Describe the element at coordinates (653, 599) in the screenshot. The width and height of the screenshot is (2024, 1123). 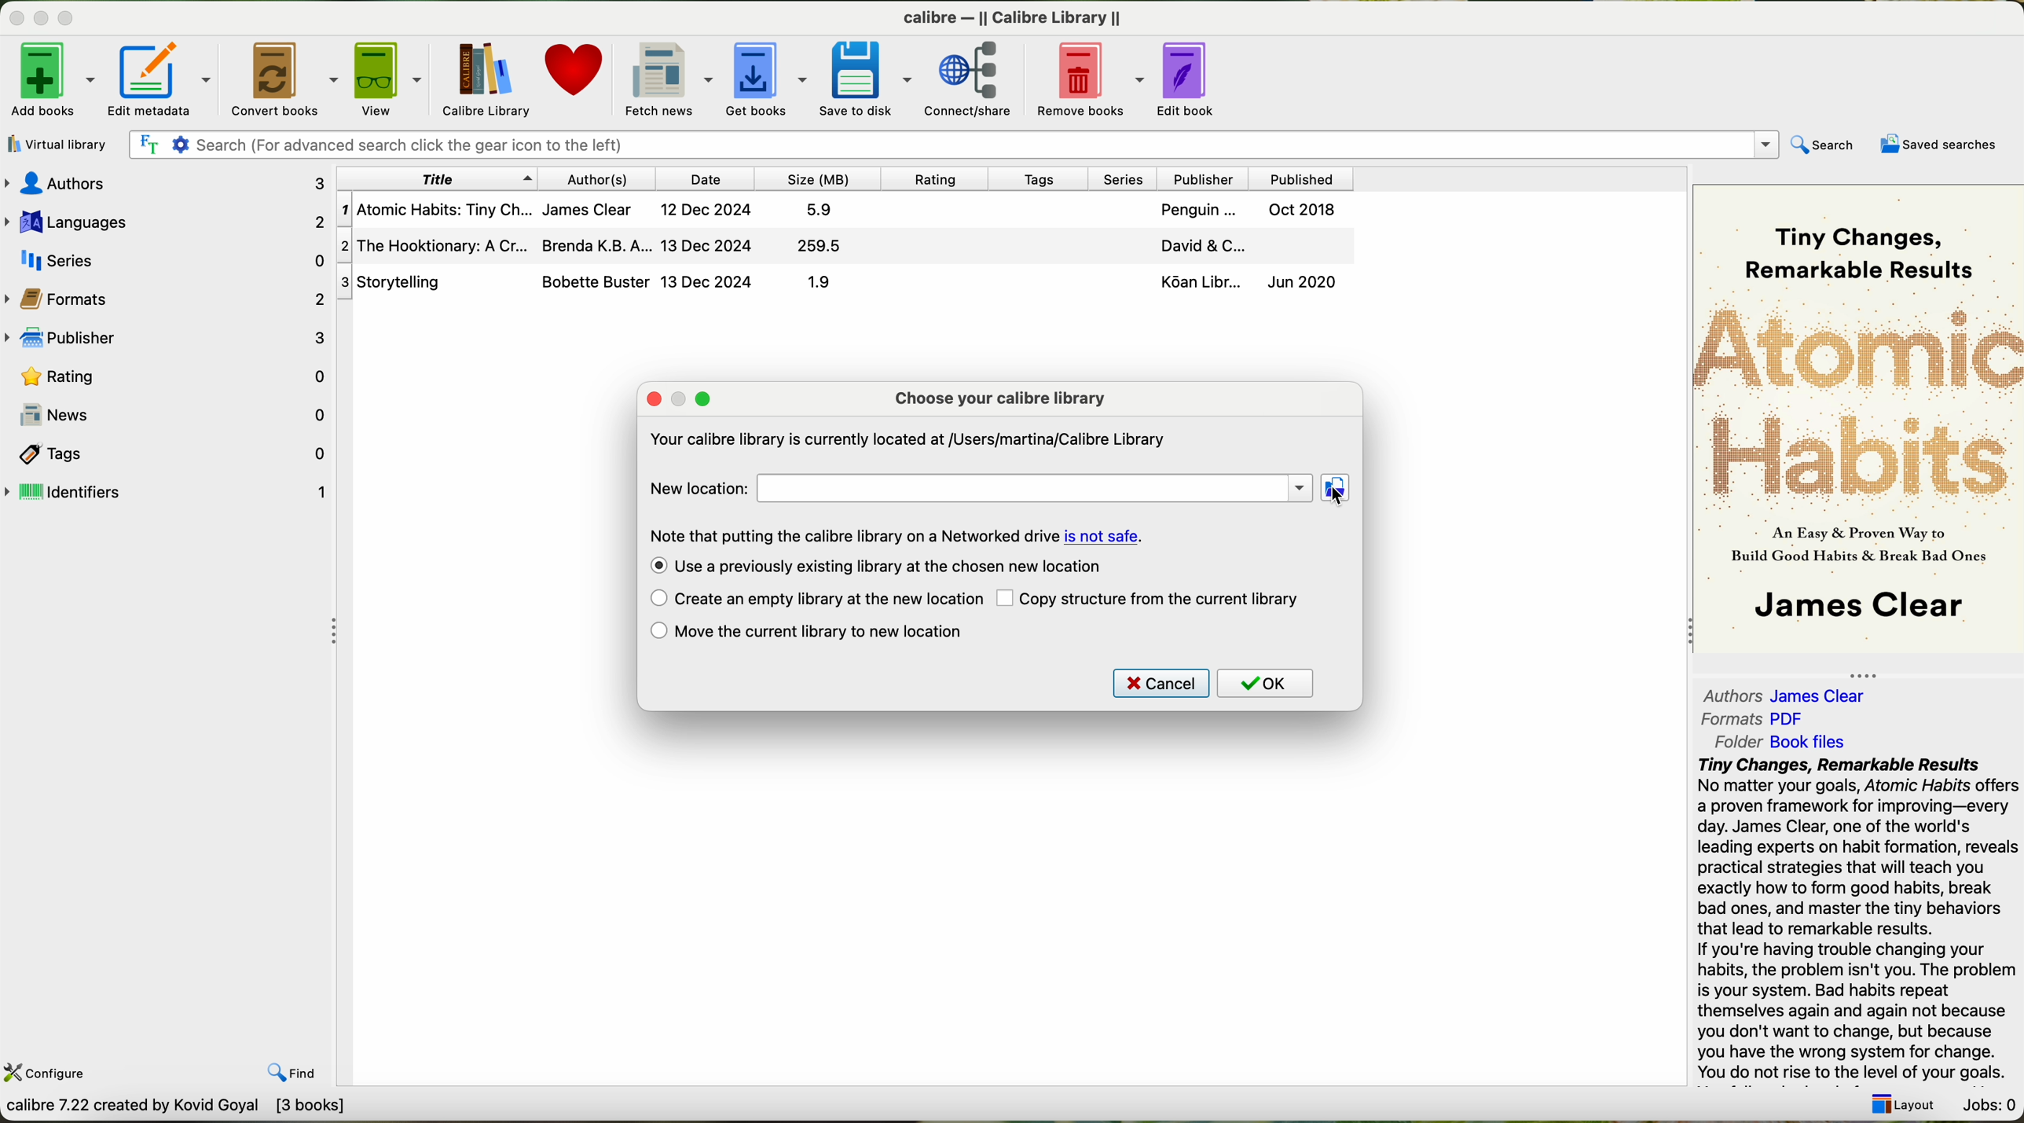
I see `check box` at that location.